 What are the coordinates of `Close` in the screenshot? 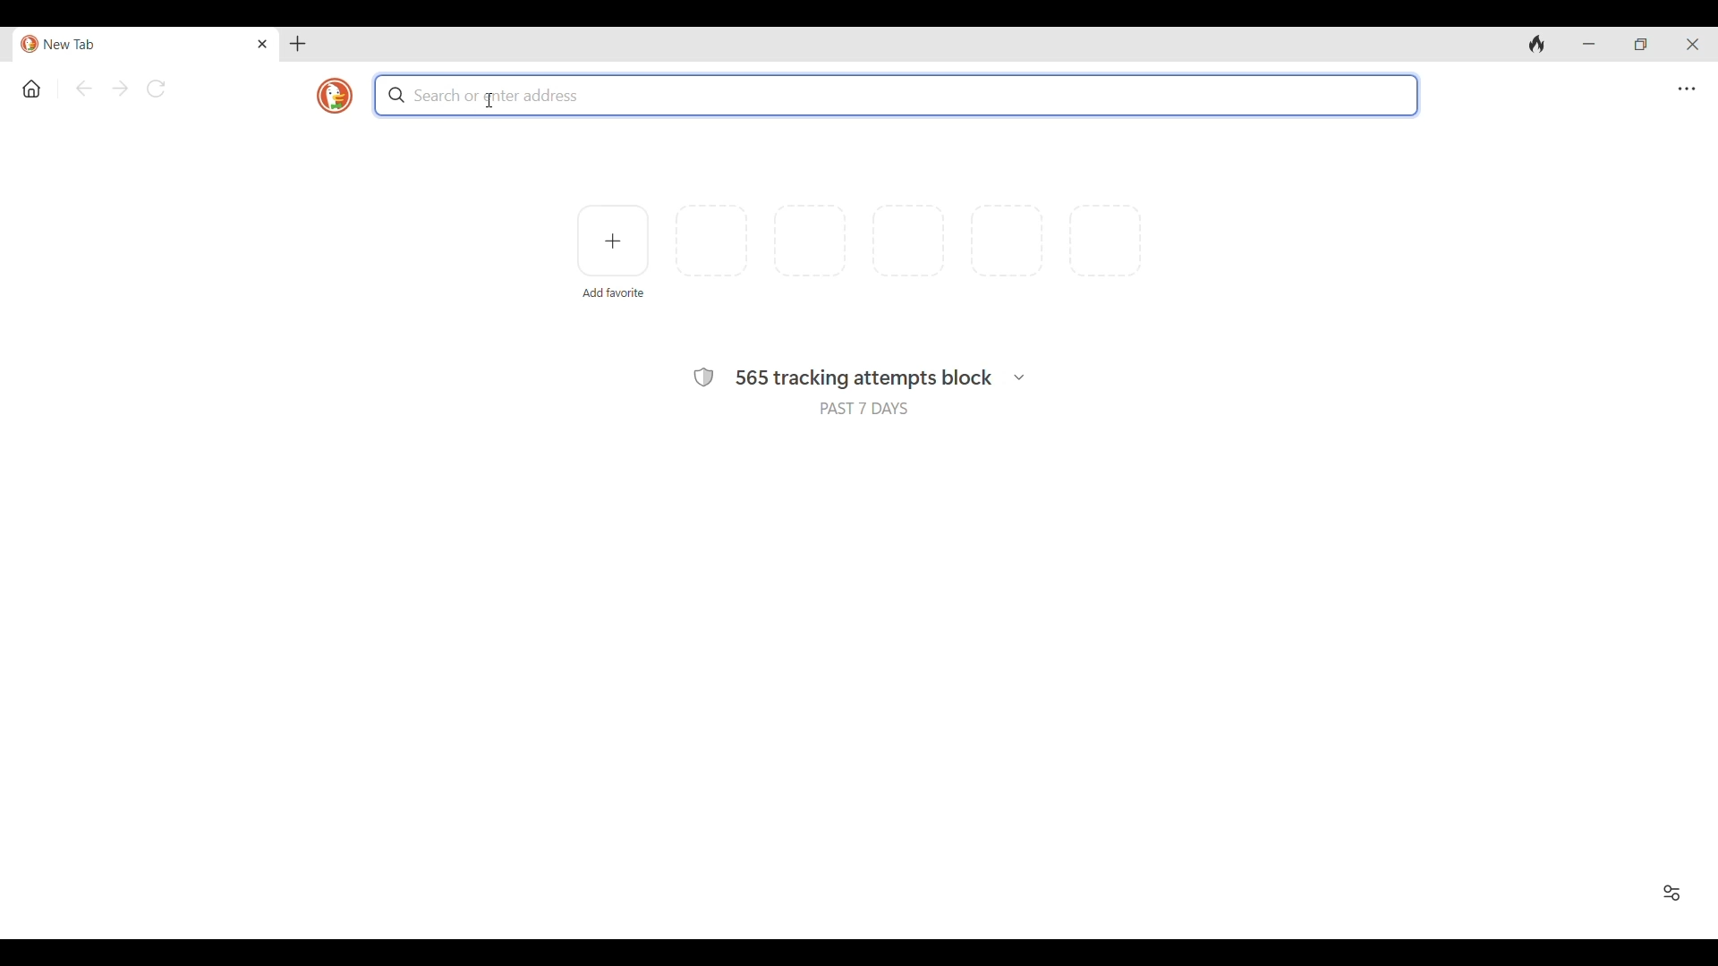 It's located at (263, 44).